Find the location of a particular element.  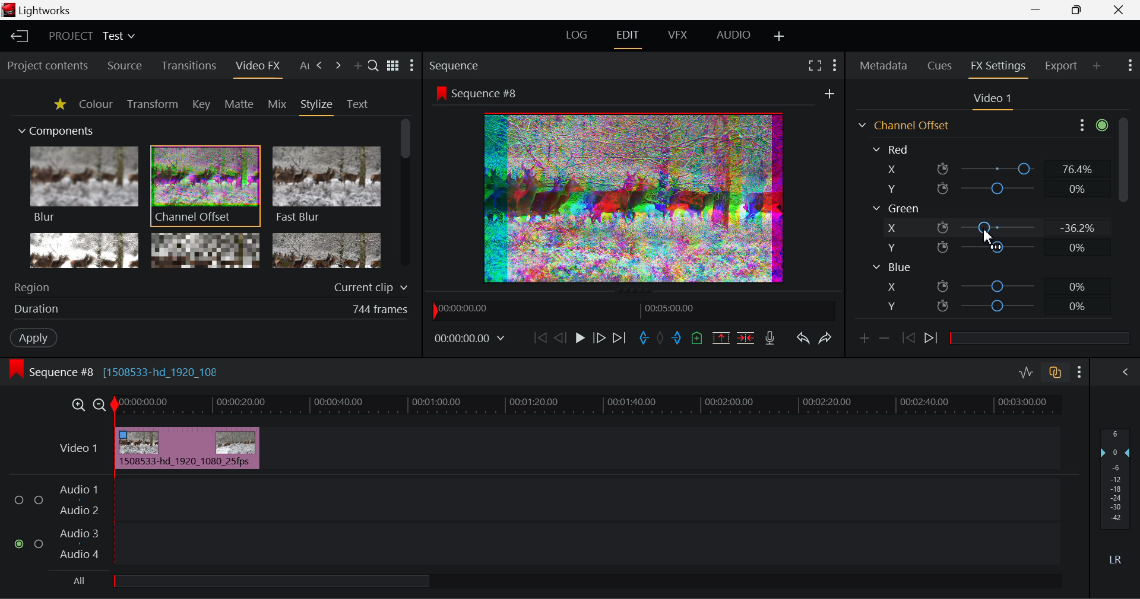

Sequence Editing Level is located at coordinates (118, 374).